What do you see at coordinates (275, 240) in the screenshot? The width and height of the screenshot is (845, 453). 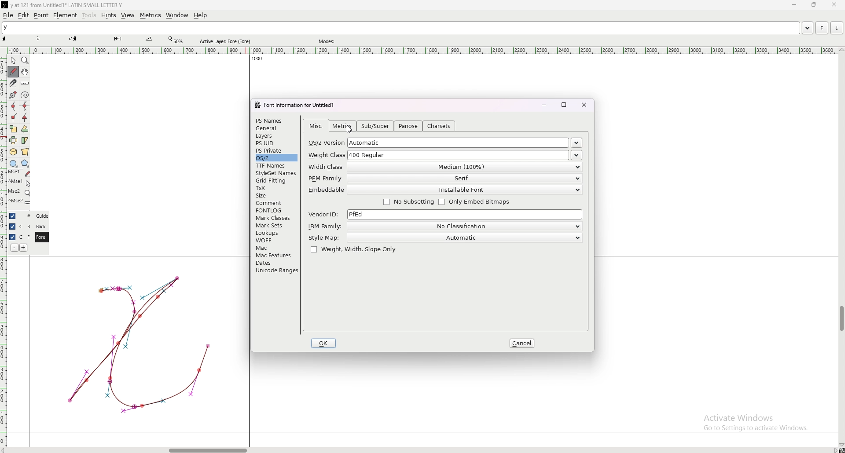 I see `woff` at bounding box center [275, 240].